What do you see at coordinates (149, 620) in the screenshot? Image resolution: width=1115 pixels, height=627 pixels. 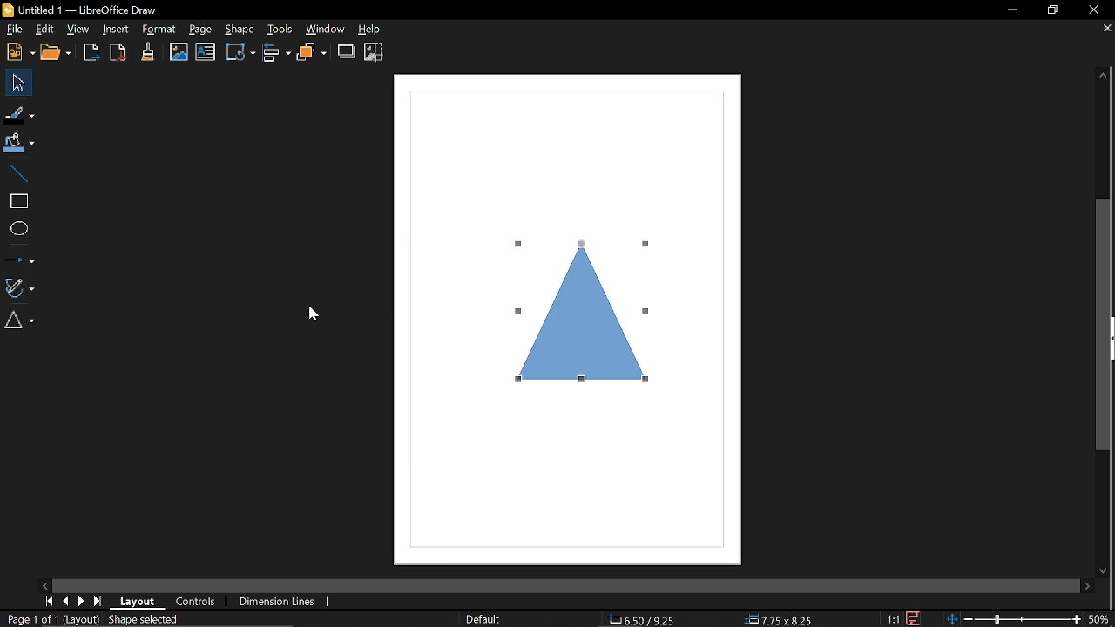 I see `shape selected` at bounding box center [149, 620].